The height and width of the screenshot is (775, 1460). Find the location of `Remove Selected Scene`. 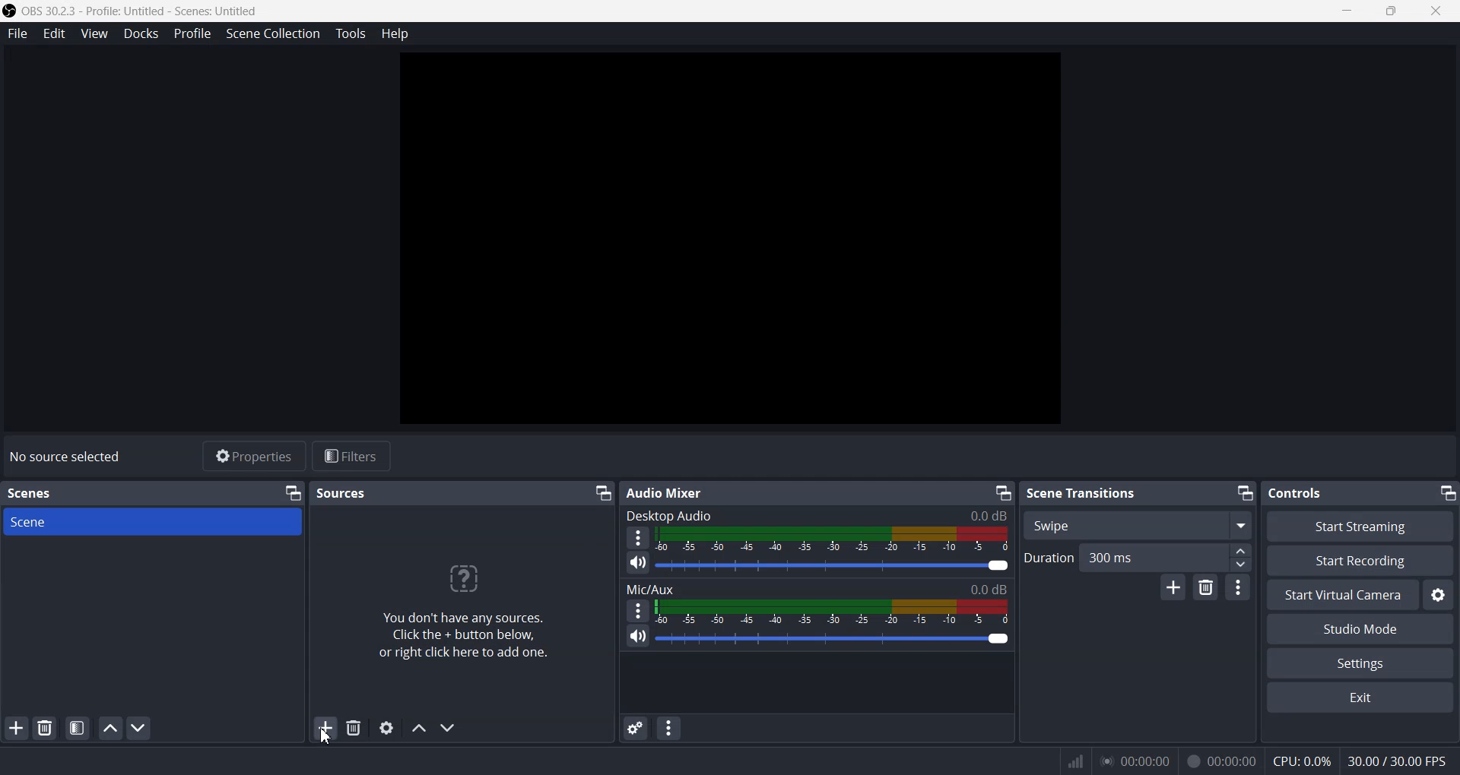

Remove Selected Scene is located at coordinates (45, 728).